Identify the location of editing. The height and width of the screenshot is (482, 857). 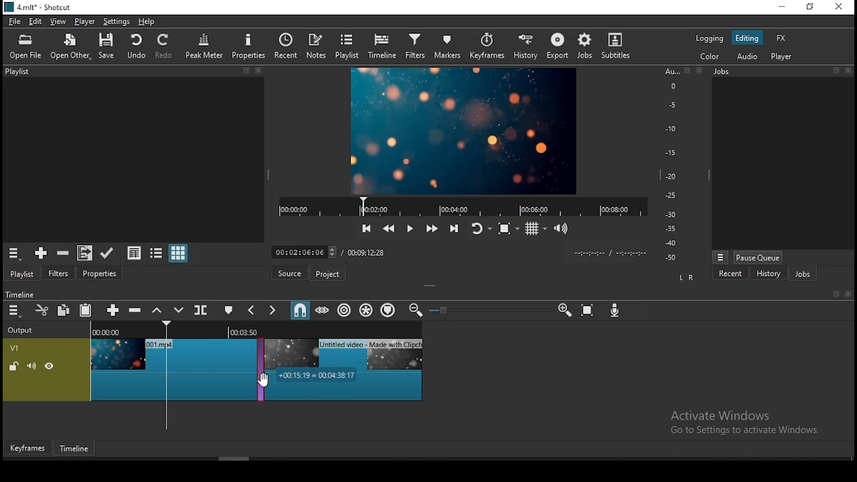
(747, 37).